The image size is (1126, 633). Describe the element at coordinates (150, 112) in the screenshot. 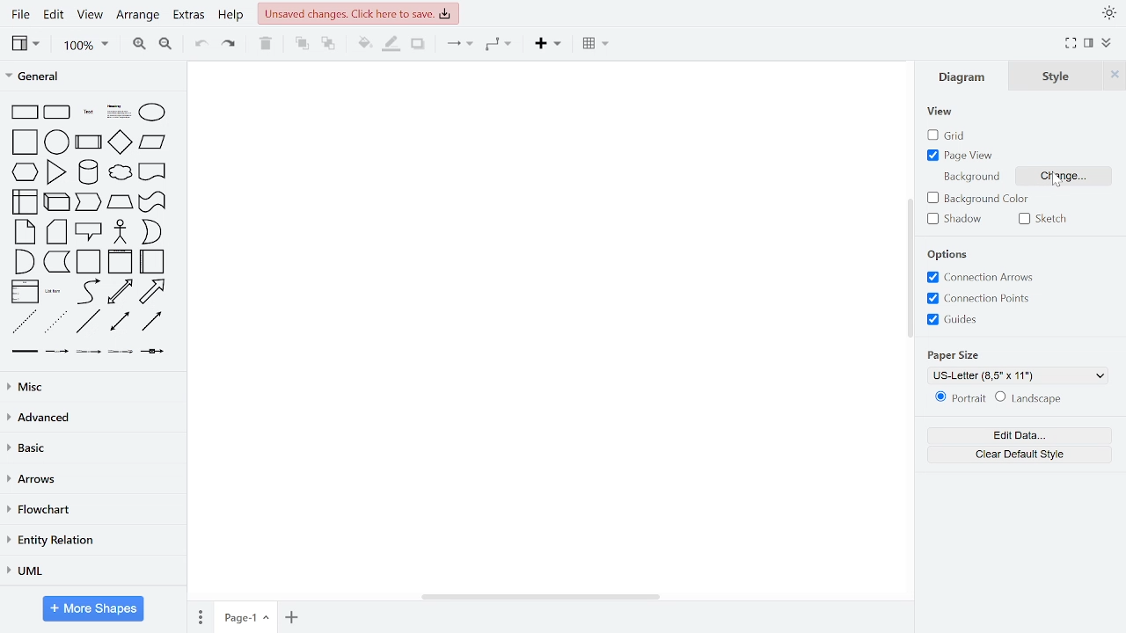

I see `general shapes` at that location.